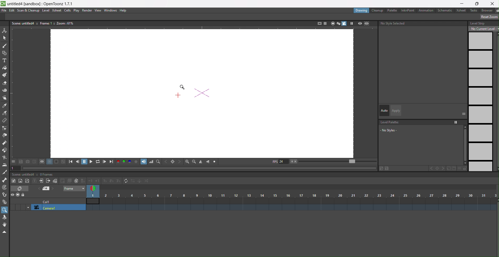 Image resolution: width=499 pixels, height=257 pixels. I want to click on cells, so click(68, 10).